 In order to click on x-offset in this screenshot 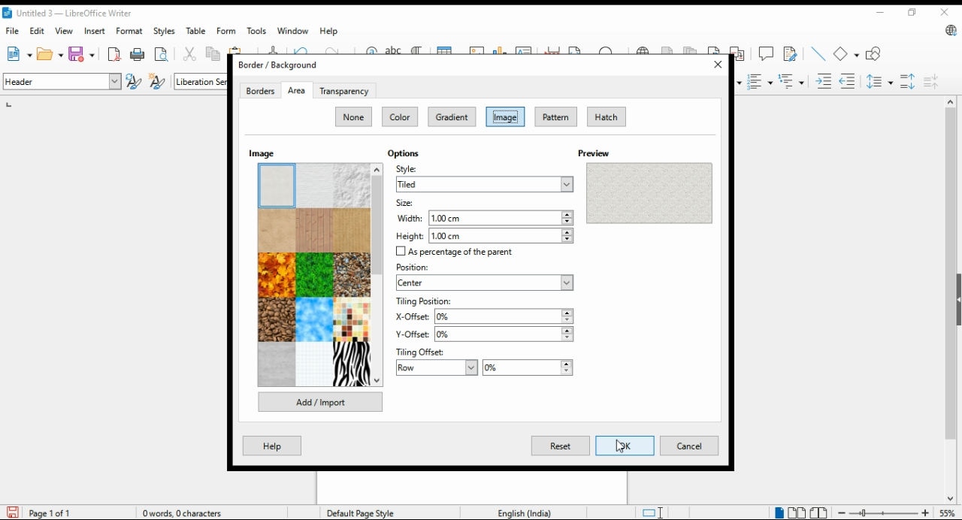, I will do `click(485, 316)`.